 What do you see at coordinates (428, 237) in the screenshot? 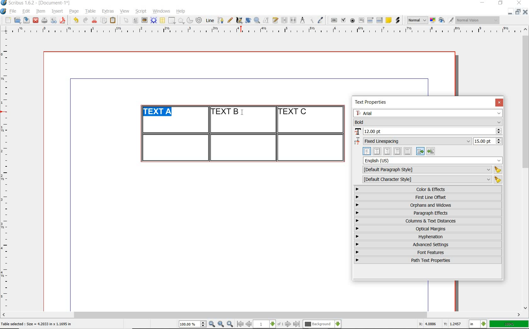
I see `hyphenation` at bounding box center [428, 237].